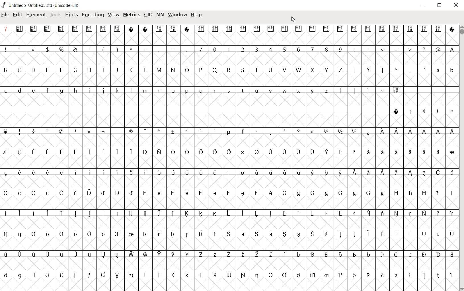 This screenshot has width=464, height=291. What do you see at coordinates (368, 194) in the screenshot?
I see `Symbol` at bounding box center [368, 194].